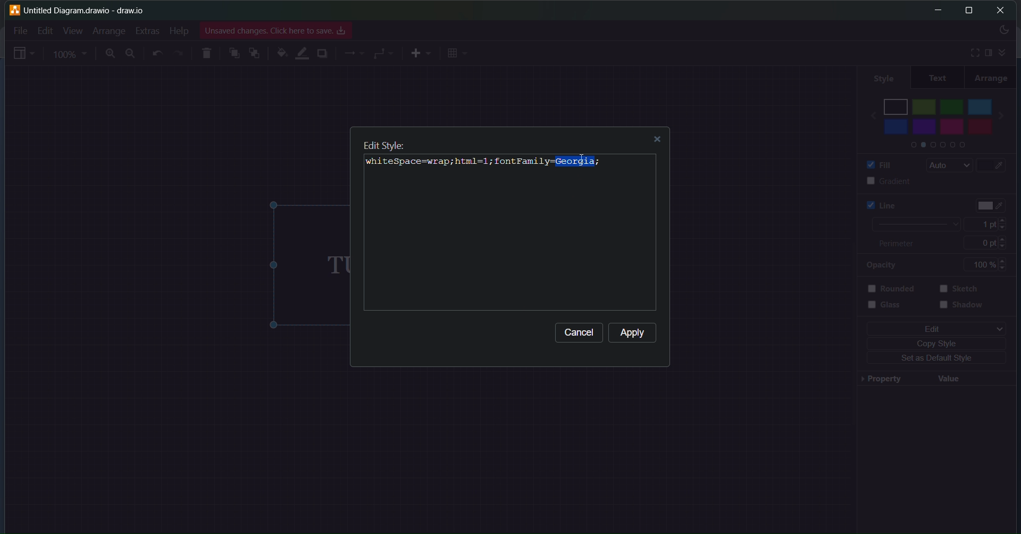 The image size is (1021, 534). I want to click on untitled Diagram.drawio - draw.io, so click(91, 9).